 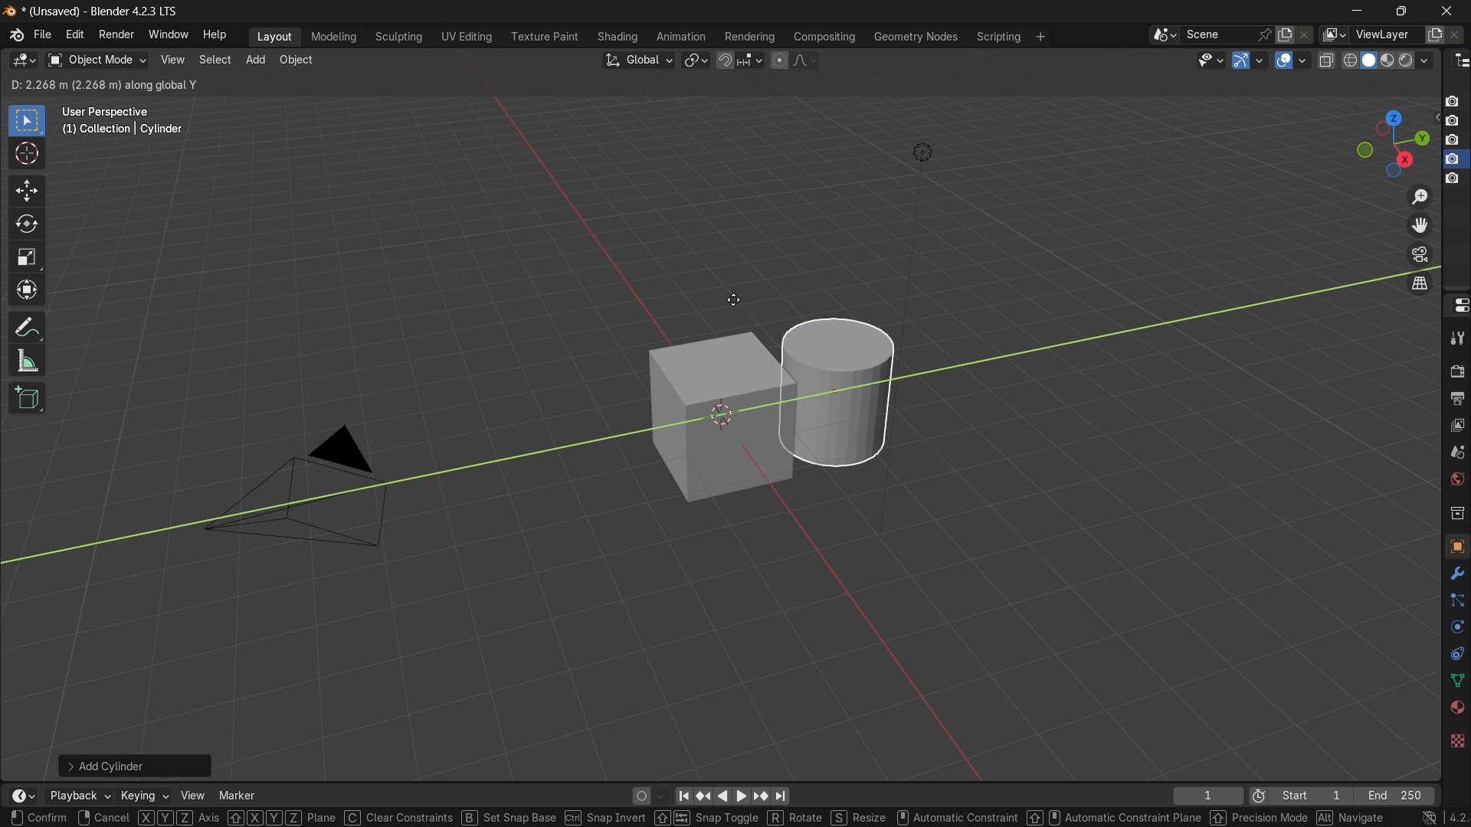 What do you see at coordinates (1454, 513) in the screenshot?
I see `collection` at bounding box center [1454, 513].